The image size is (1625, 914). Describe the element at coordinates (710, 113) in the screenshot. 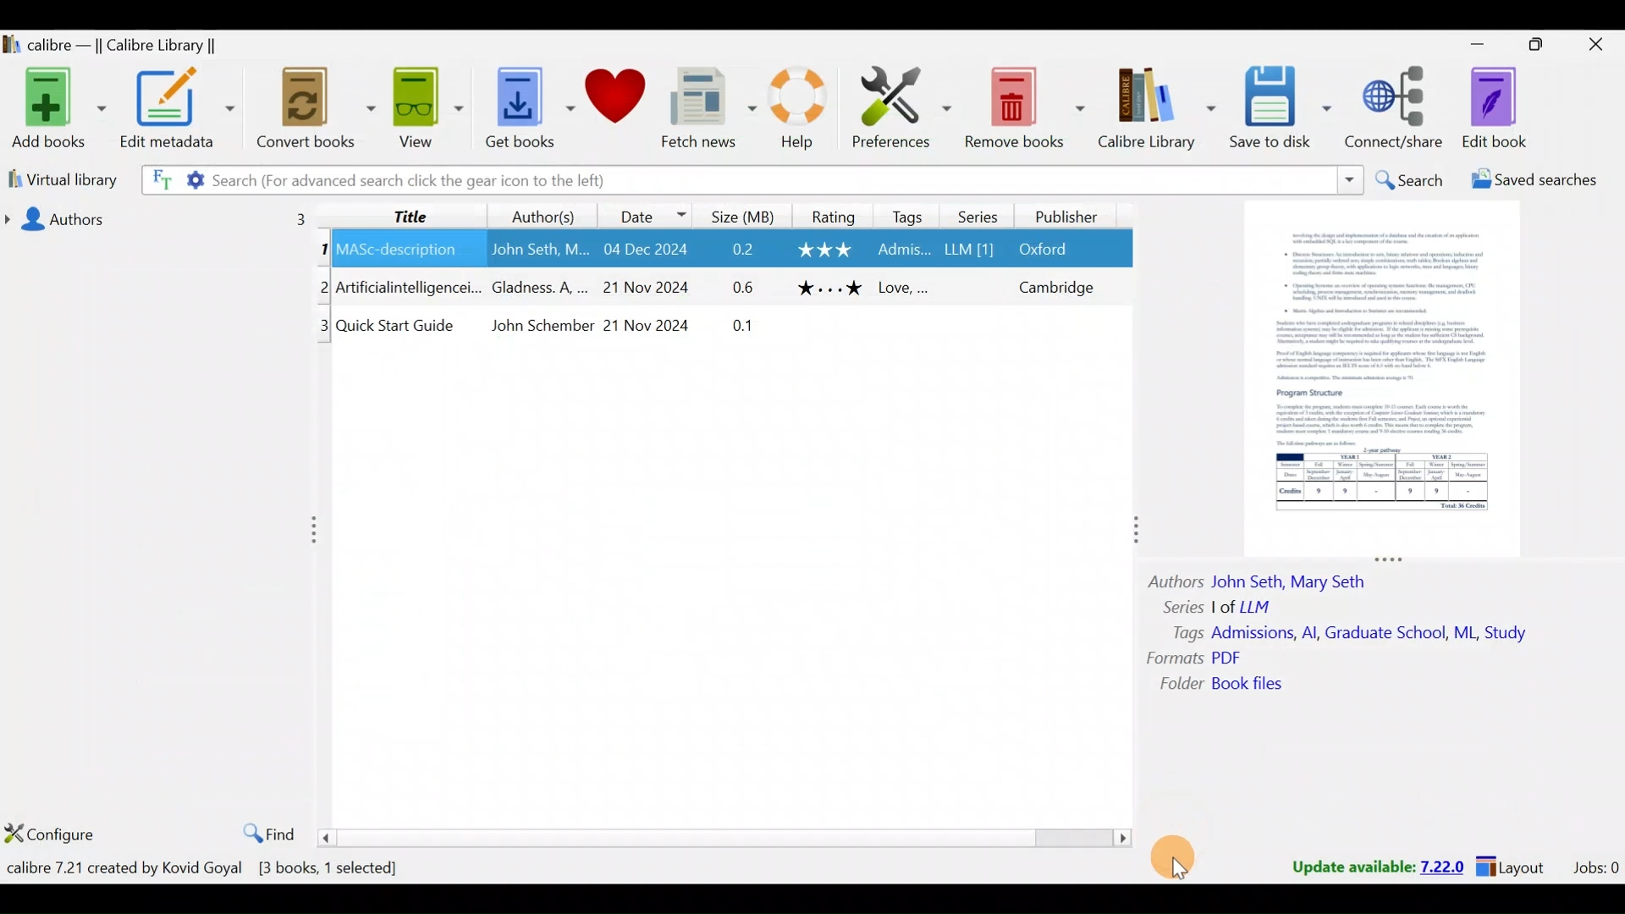

I see `Fetch news` at that location.